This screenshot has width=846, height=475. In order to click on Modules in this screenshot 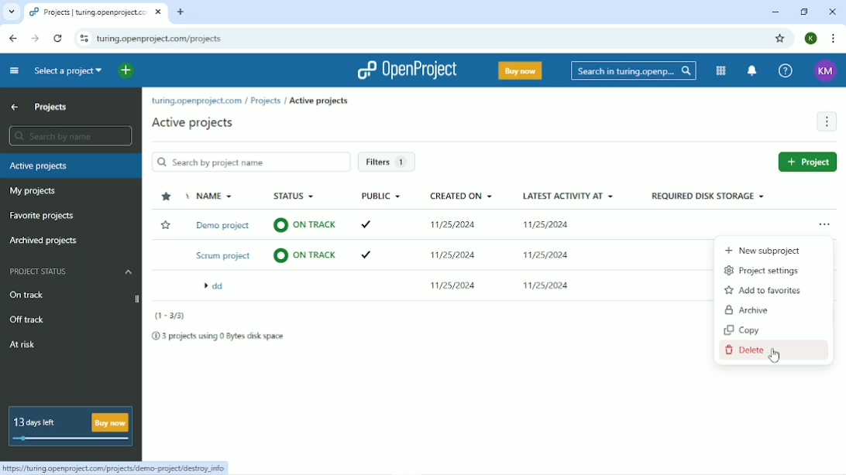, I will do `click(721, 70)`.